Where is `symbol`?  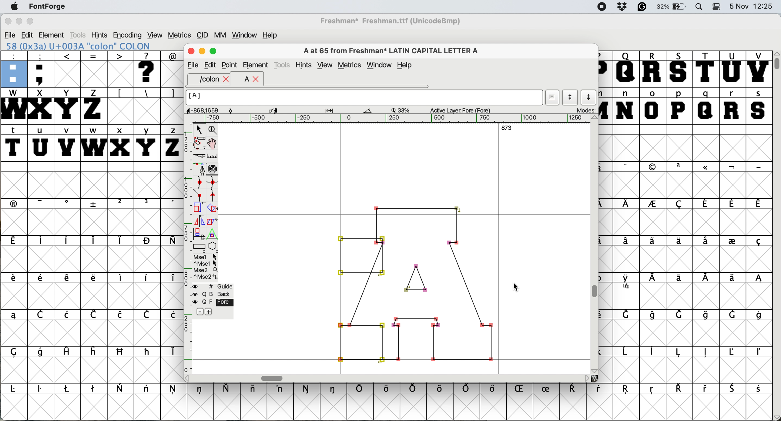
symbol is located at coordinates (171, 315).